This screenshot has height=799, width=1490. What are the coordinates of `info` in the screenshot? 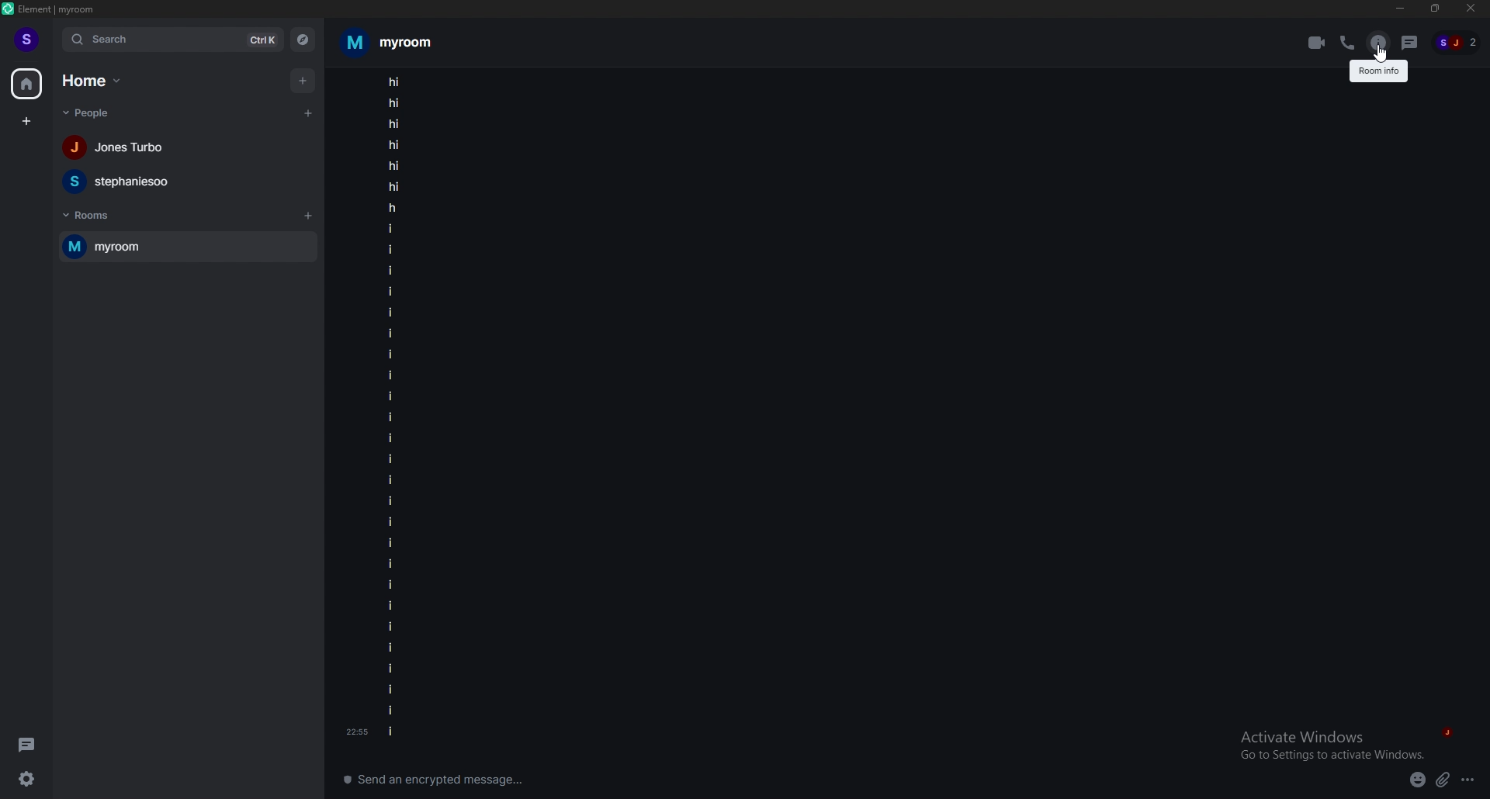 It's located at (1378, 42).